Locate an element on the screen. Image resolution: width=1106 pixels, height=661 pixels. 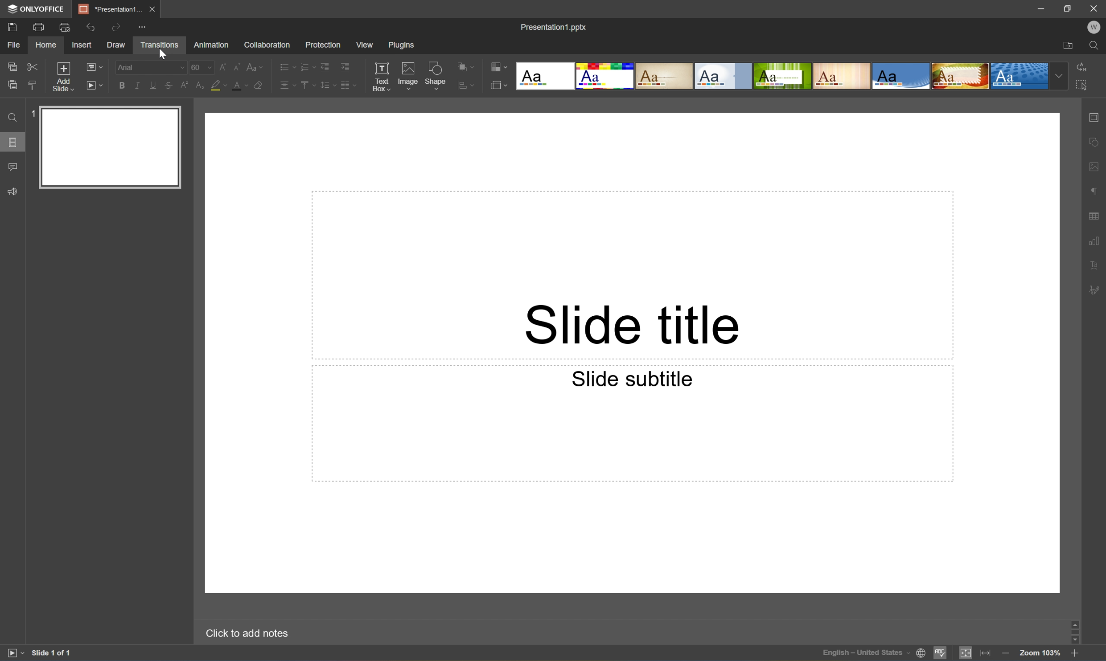
Fit to width is located at coordinates (987, 654).